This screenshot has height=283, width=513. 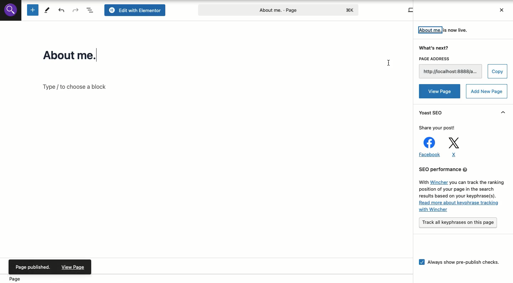 What do you see at coordinates (62, 10) in the screenshot?
I see `Undo` at bounding box center [62, 10].